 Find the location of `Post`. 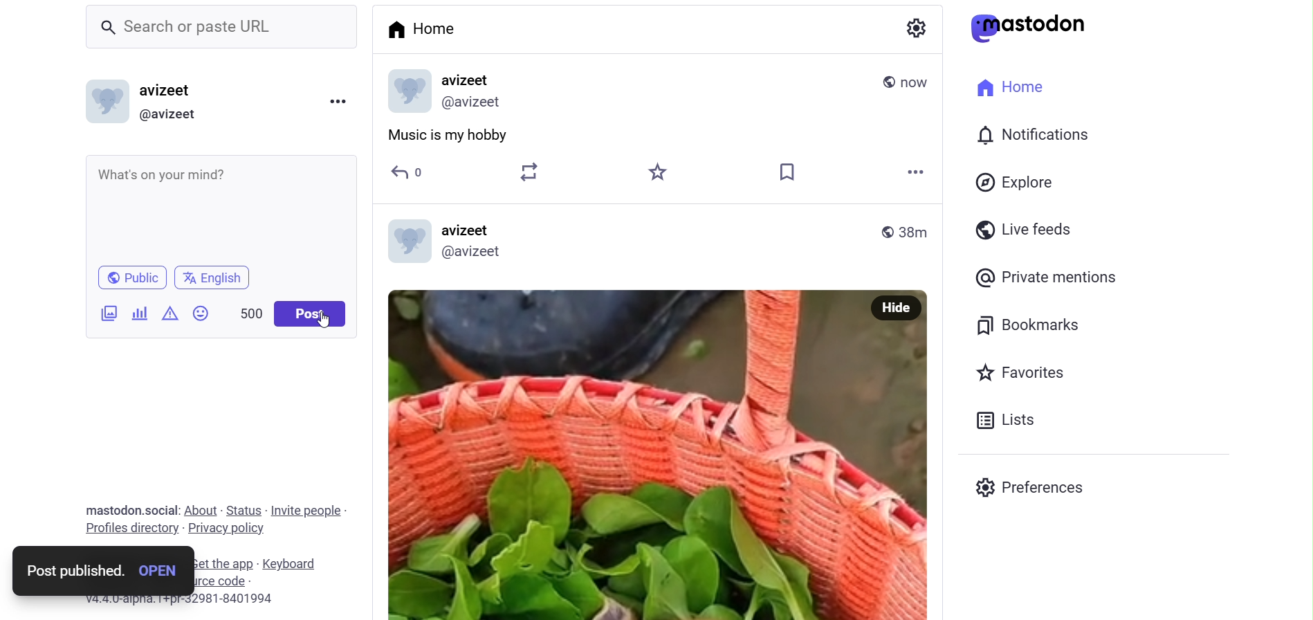

Post is located at coordinates (621, 455).